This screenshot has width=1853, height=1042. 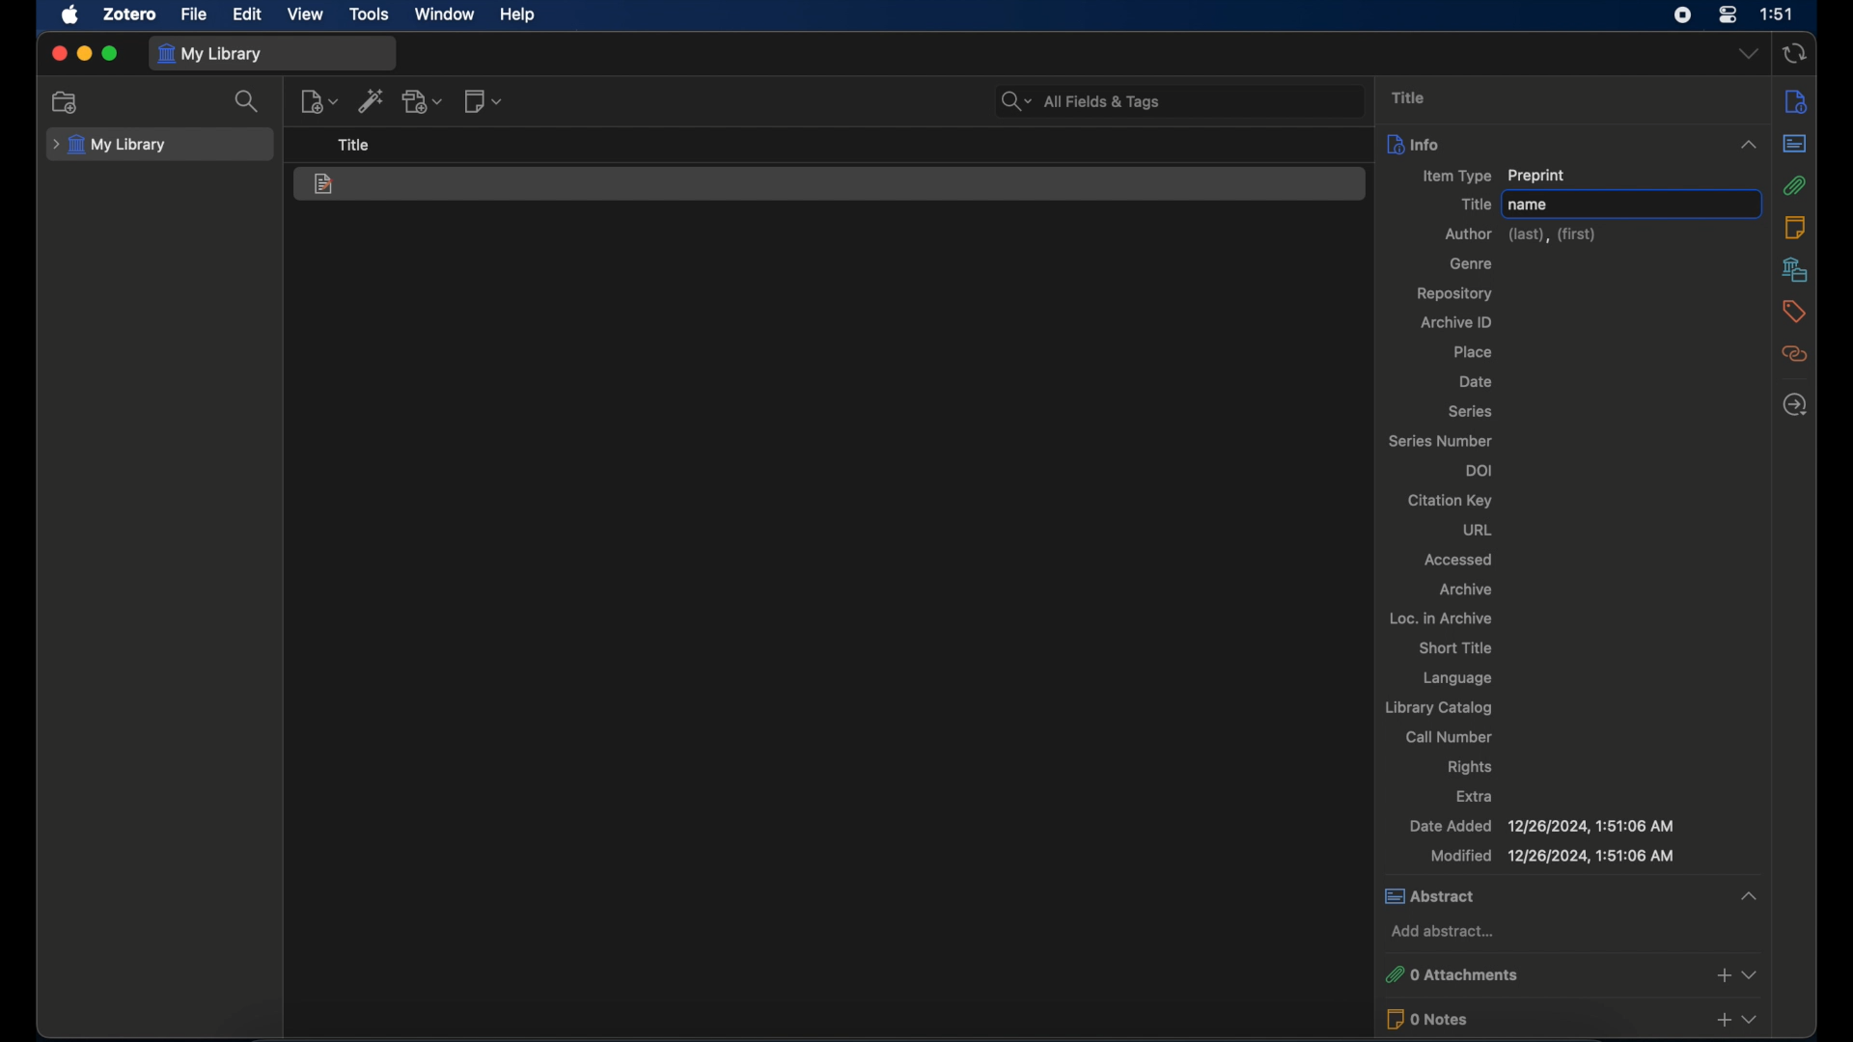 I want to click on info, so click(x=1796, y=103).